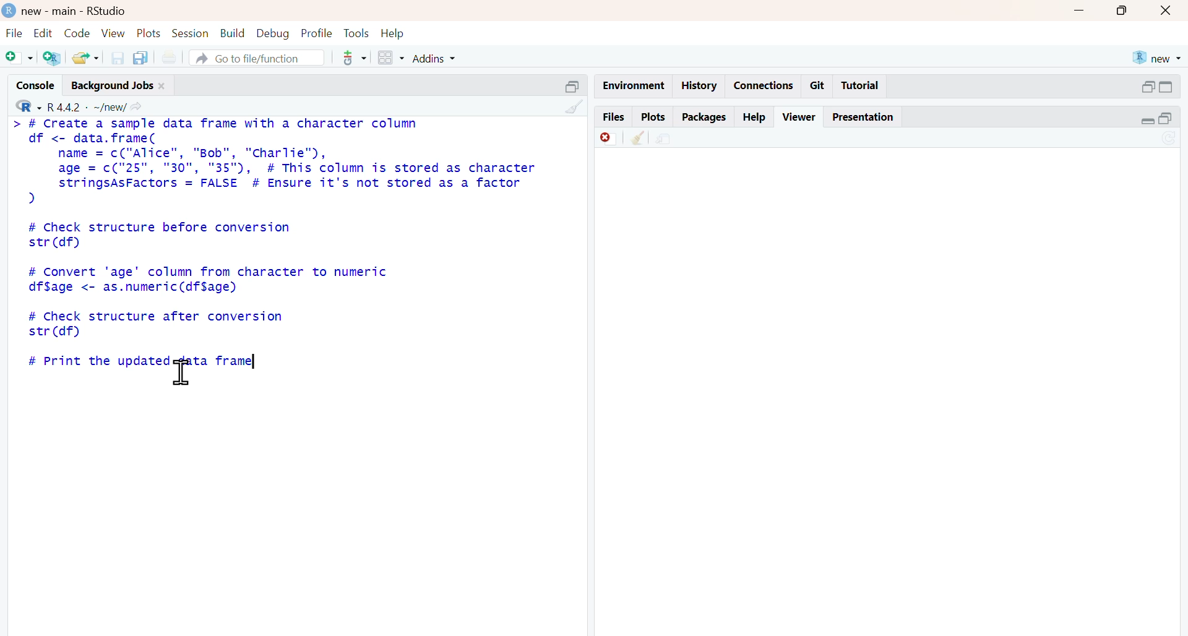 This screenshot has width=1188, height=636. I want to click on file, so click(14, 33).